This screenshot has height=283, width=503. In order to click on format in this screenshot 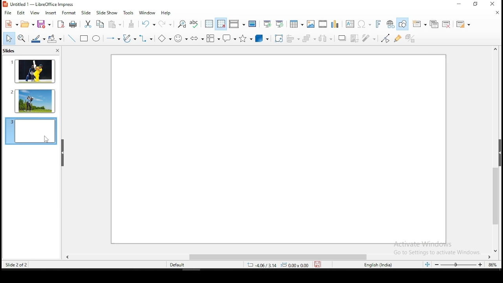, I will do `click(69, 14)`.